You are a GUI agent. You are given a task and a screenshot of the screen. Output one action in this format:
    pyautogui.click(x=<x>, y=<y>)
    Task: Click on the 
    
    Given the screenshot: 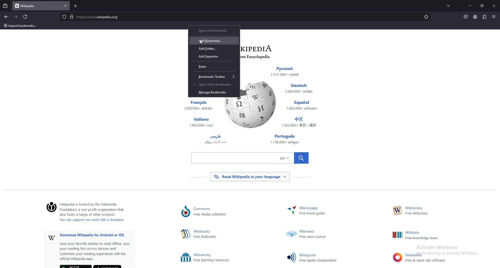 What is the action you would take?
    pyautogui.click(x=250, y=177)
    